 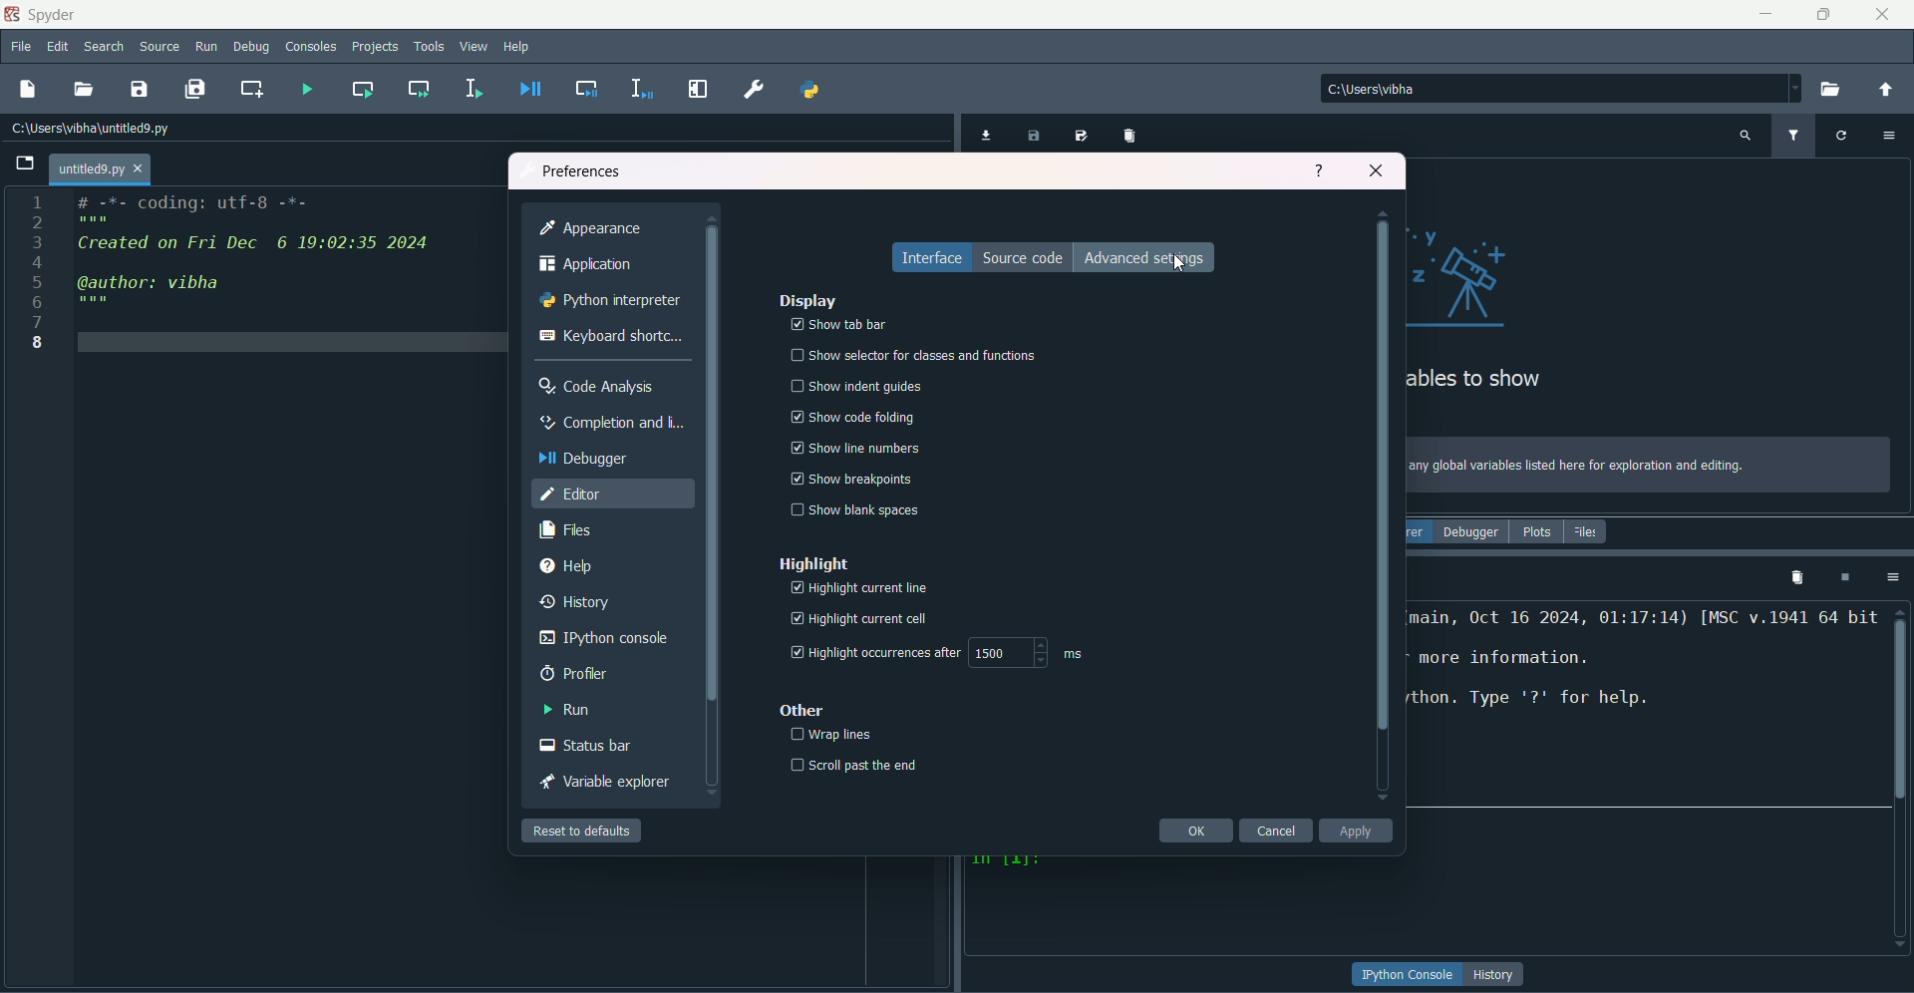 I want to click on scrollbar, so click(x=1383, y=477).